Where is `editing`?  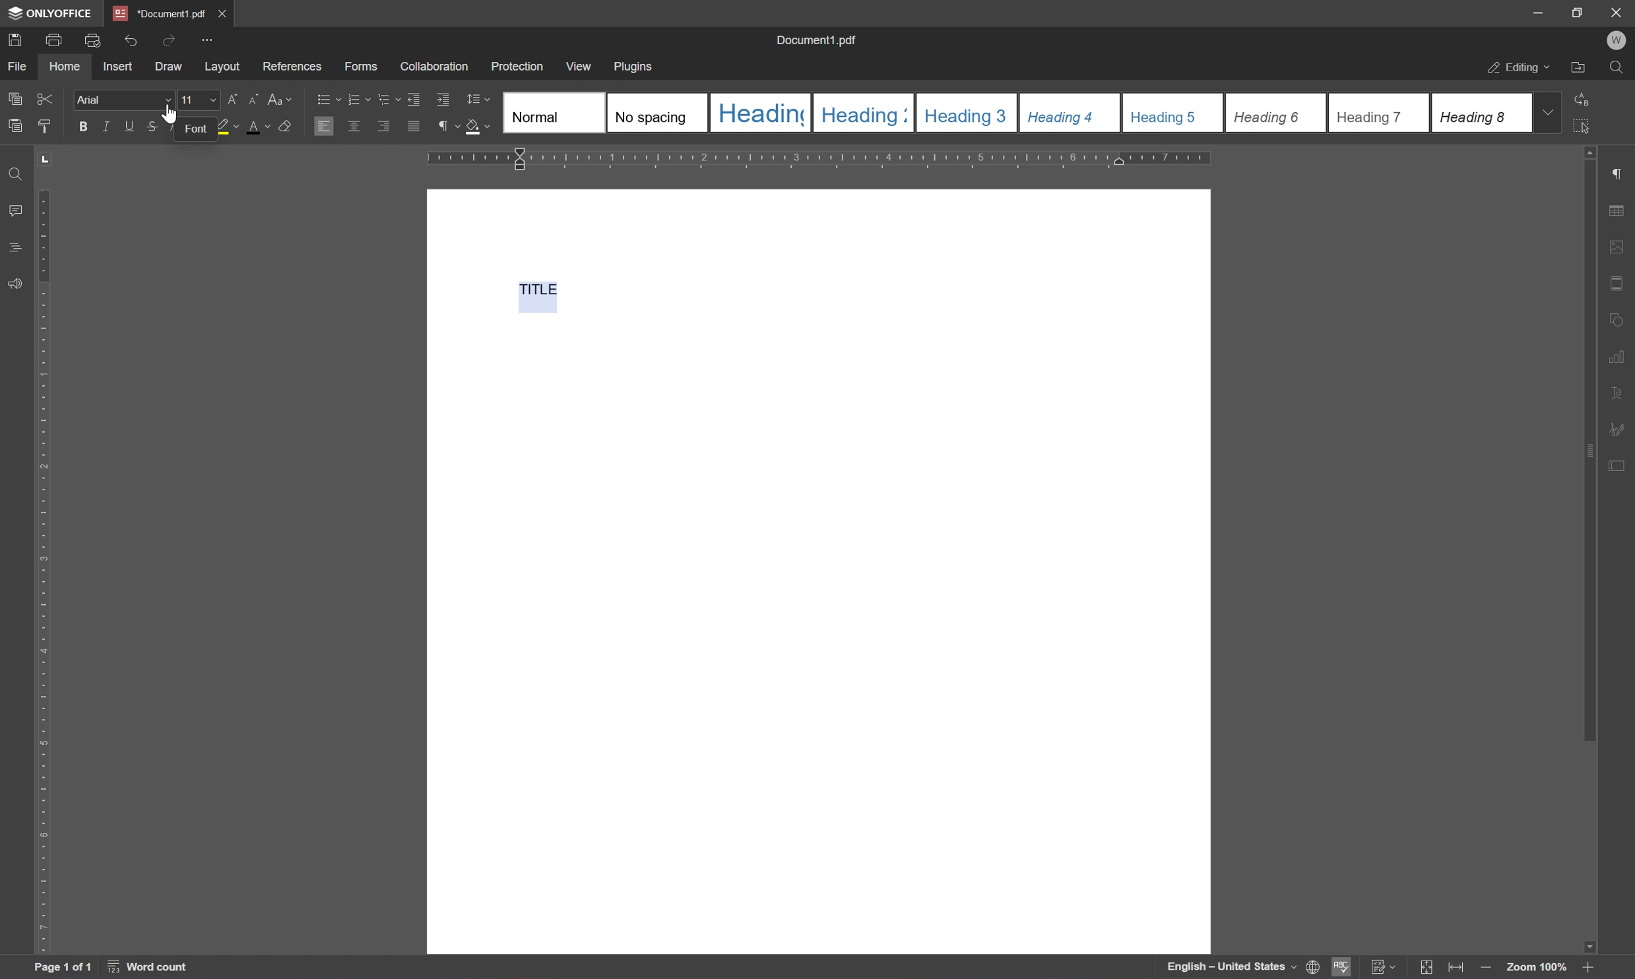
editing is located at coordinates (1517, 69).